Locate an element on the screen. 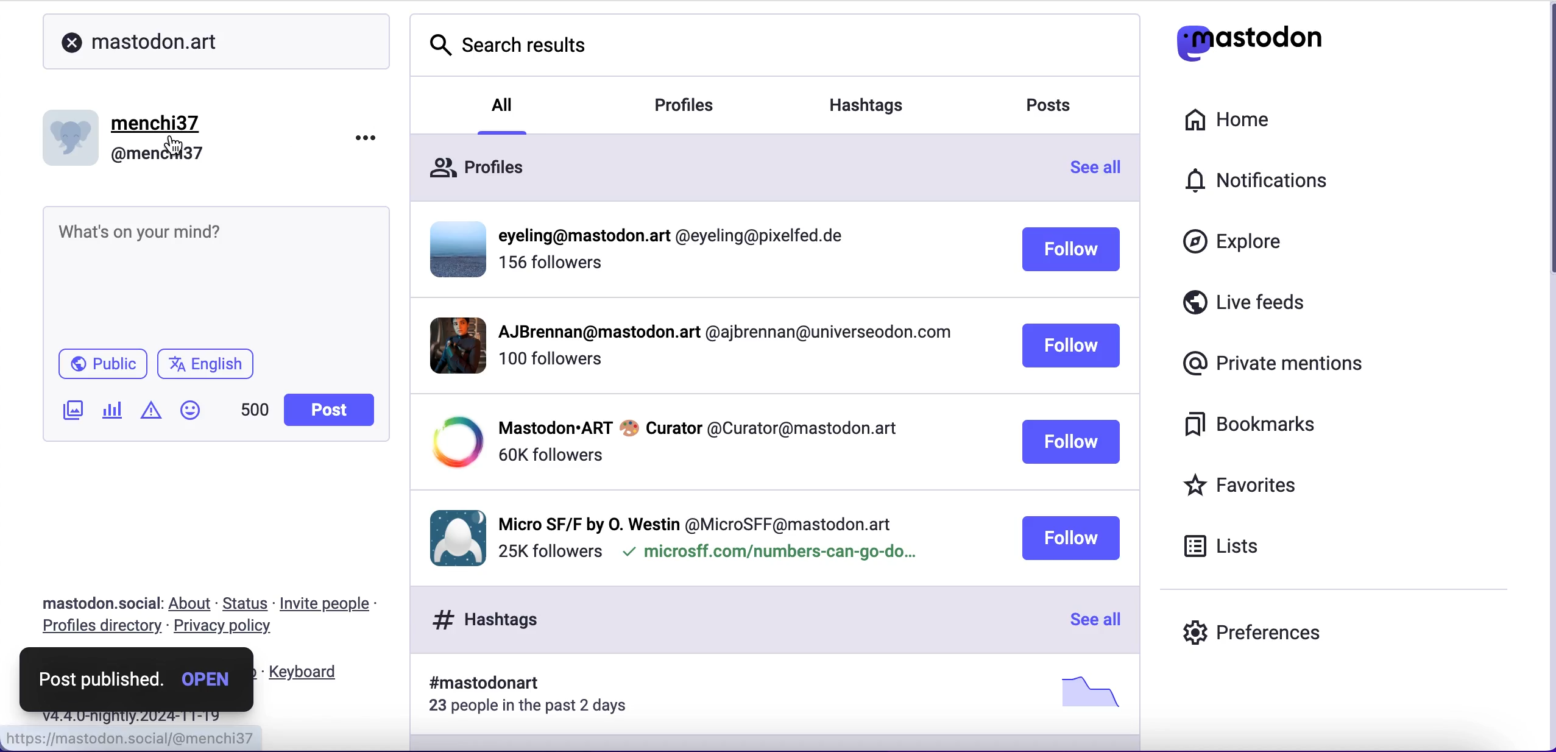 This screenshot has height=752, width=1556. display picture is located at coordinates (73, 133).